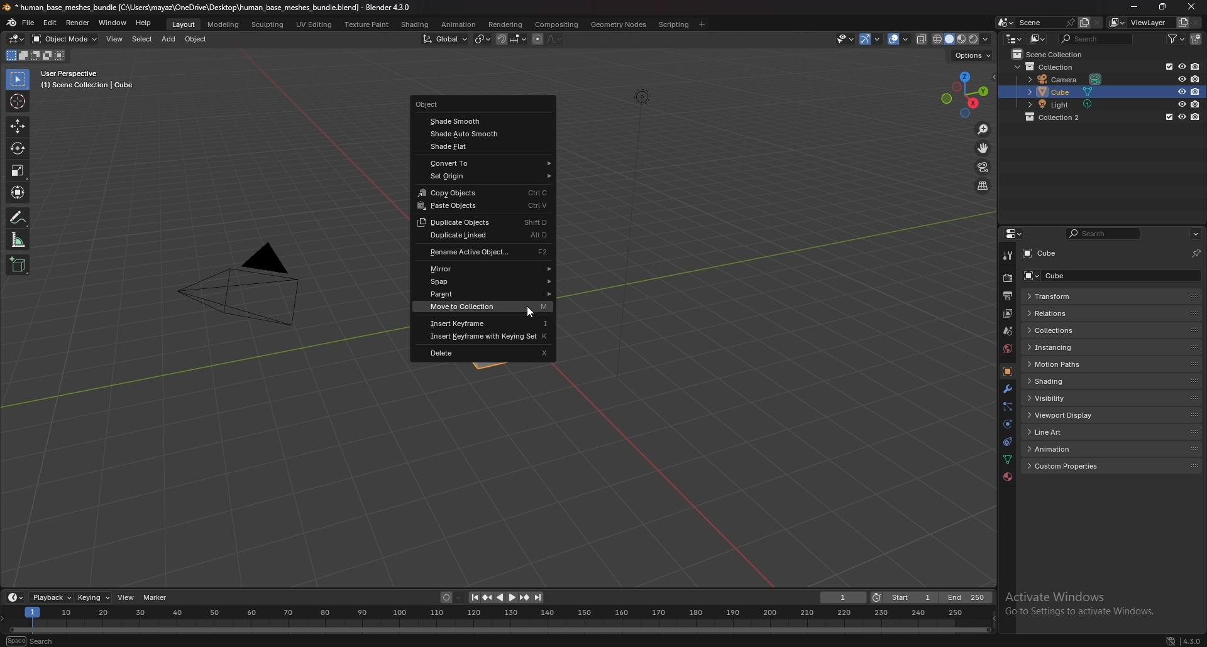 This screenshot has width=1207, height=647. Describe the element at coordinates (1196, 117) in the screenshot. I see `disable in renders` at that location.